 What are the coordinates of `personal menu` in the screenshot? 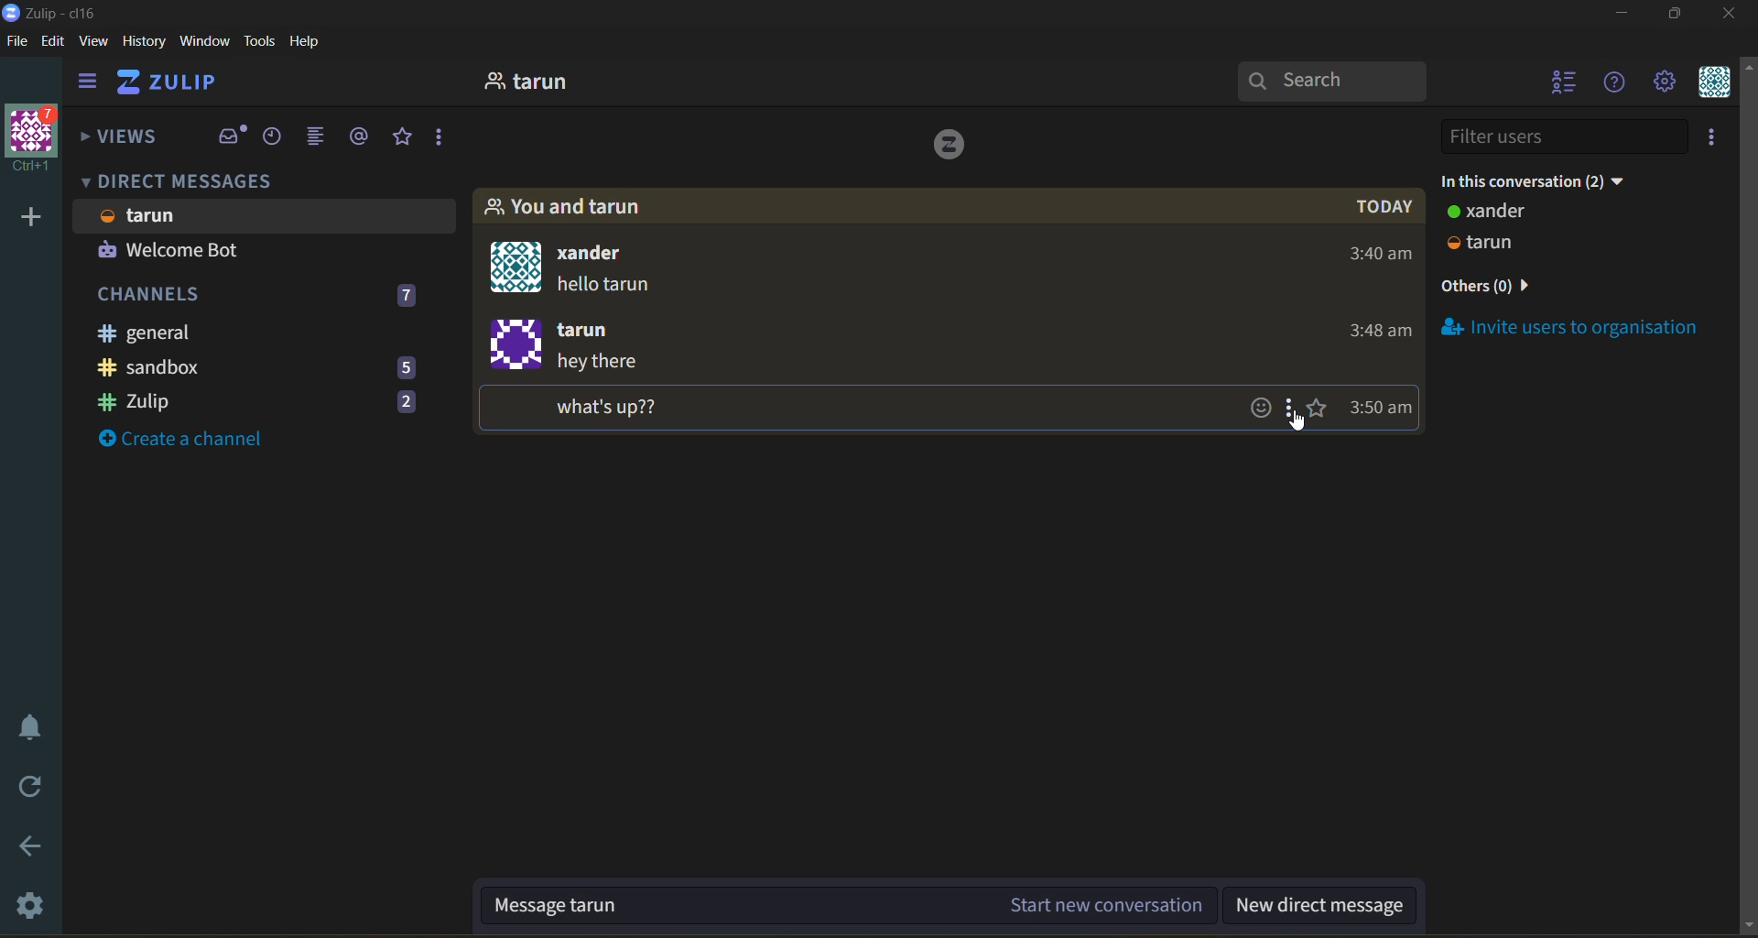 It's located at (1713, 84).